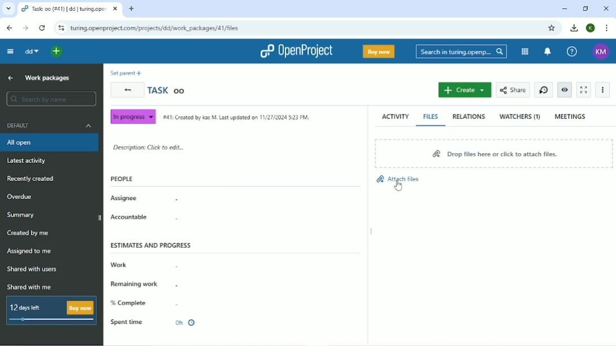  I want to click on Buy now, so click(378, 51).